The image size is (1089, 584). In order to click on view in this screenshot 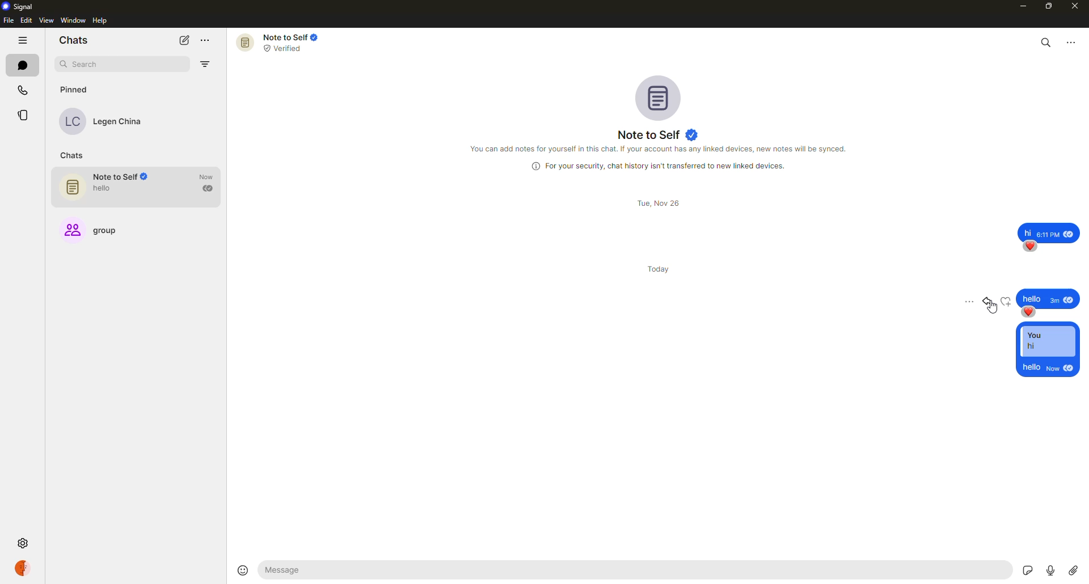, I will do `click(45, 20)`.